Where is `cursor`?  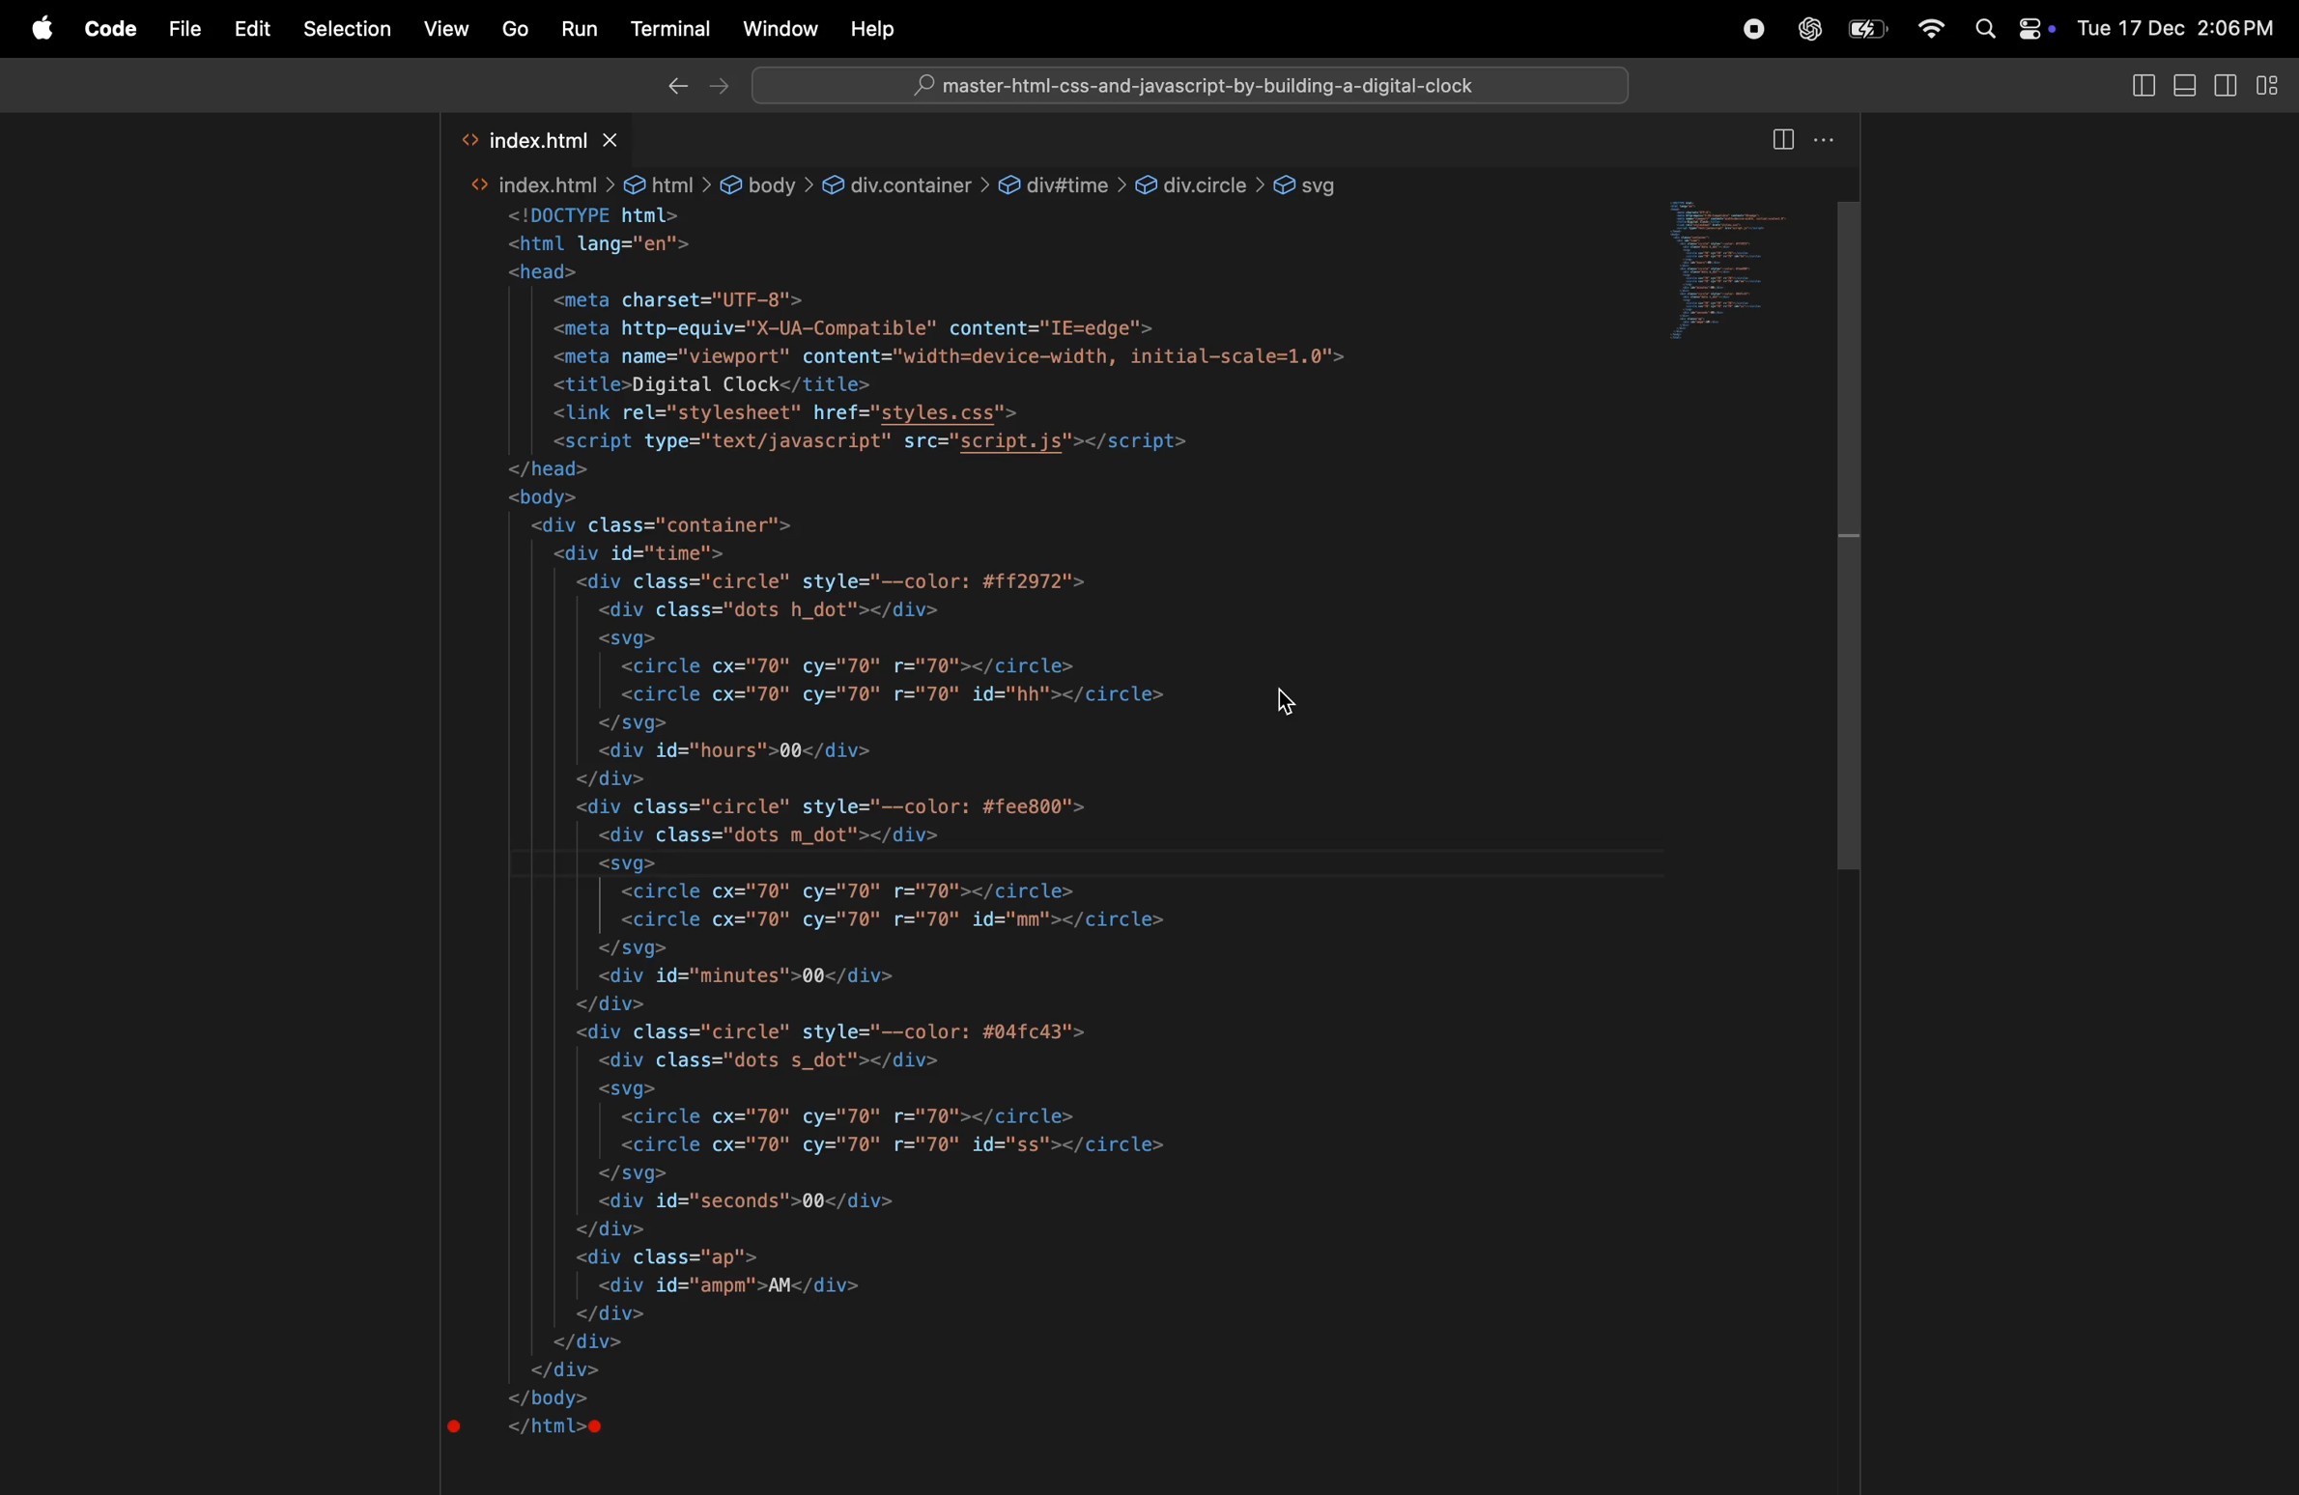 cursor is located at coordinates (2276, 106).